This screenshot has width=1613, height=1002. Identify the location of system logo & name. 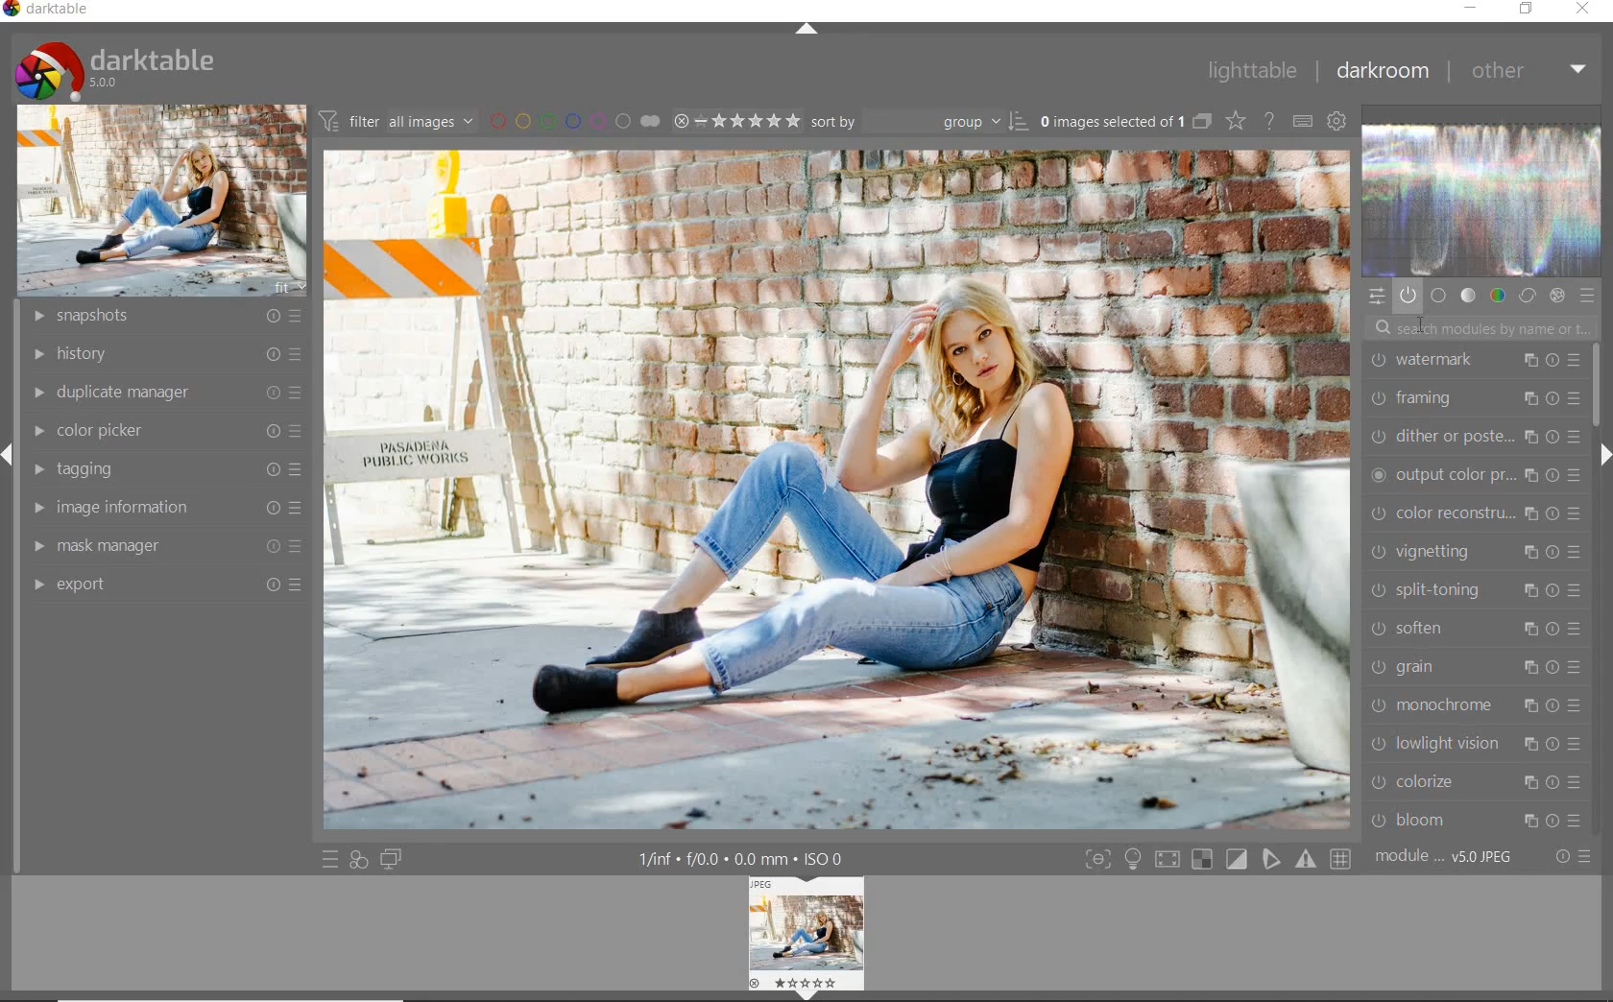
(116, 70).